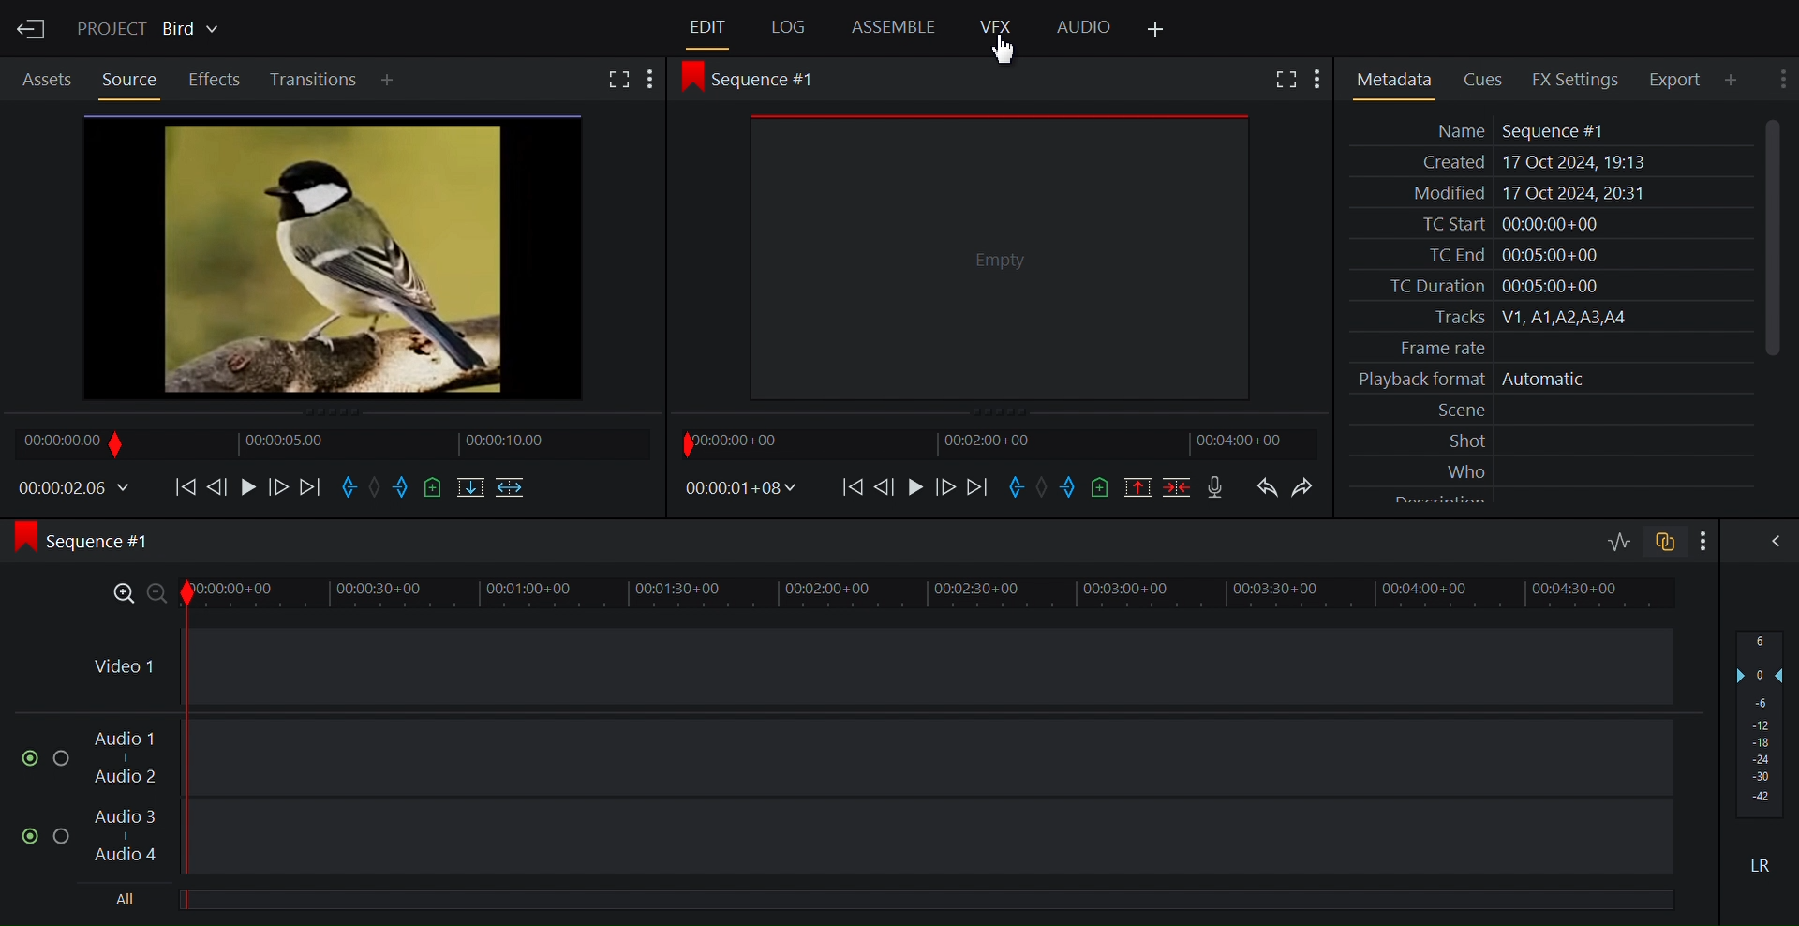 This screenshot has height=926, width=1799. I want to click on Nudge one frame back, so click(885, 486).